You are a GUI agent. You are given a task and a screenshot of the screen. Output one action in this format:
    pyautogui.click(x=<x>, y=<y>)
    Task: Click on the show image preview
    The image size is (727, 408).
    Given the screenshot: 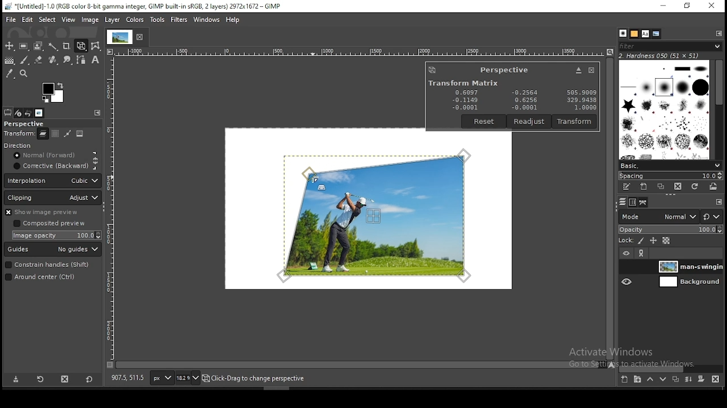 What is the action you would take?
    pyautogui.click(x=50, y=212)
    